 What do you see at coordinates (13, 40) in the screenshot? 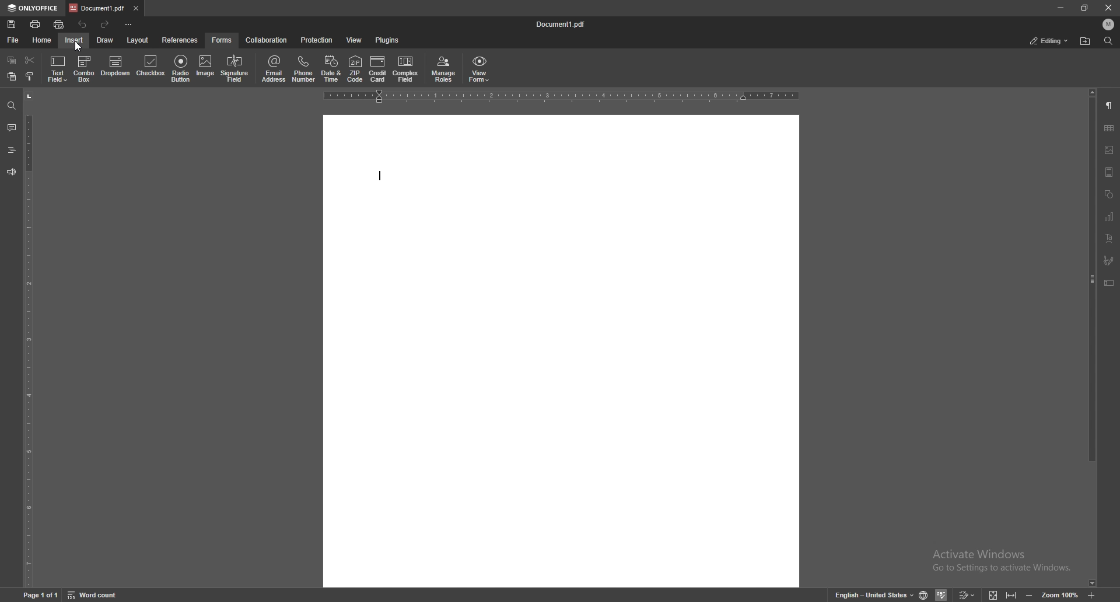
I see `file` at bounding box center [13, 40].